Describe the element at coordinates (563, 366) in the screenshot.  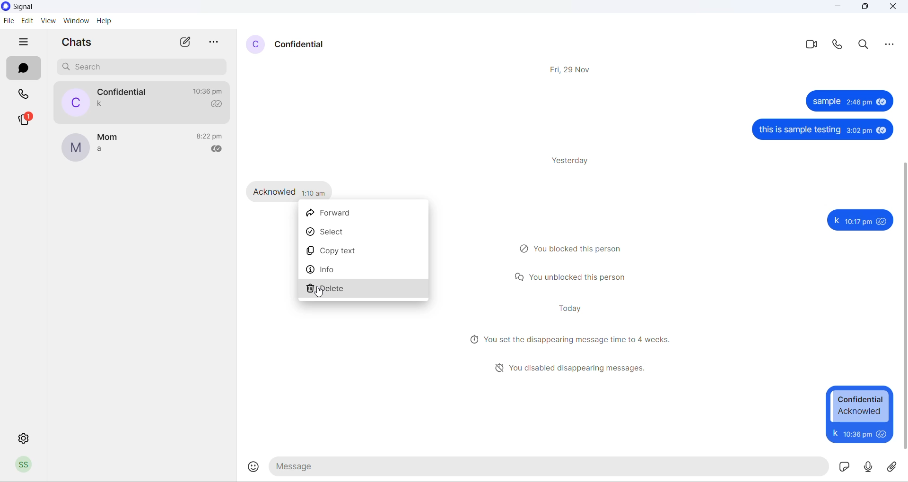
I see `disappearing message notification` at that location.